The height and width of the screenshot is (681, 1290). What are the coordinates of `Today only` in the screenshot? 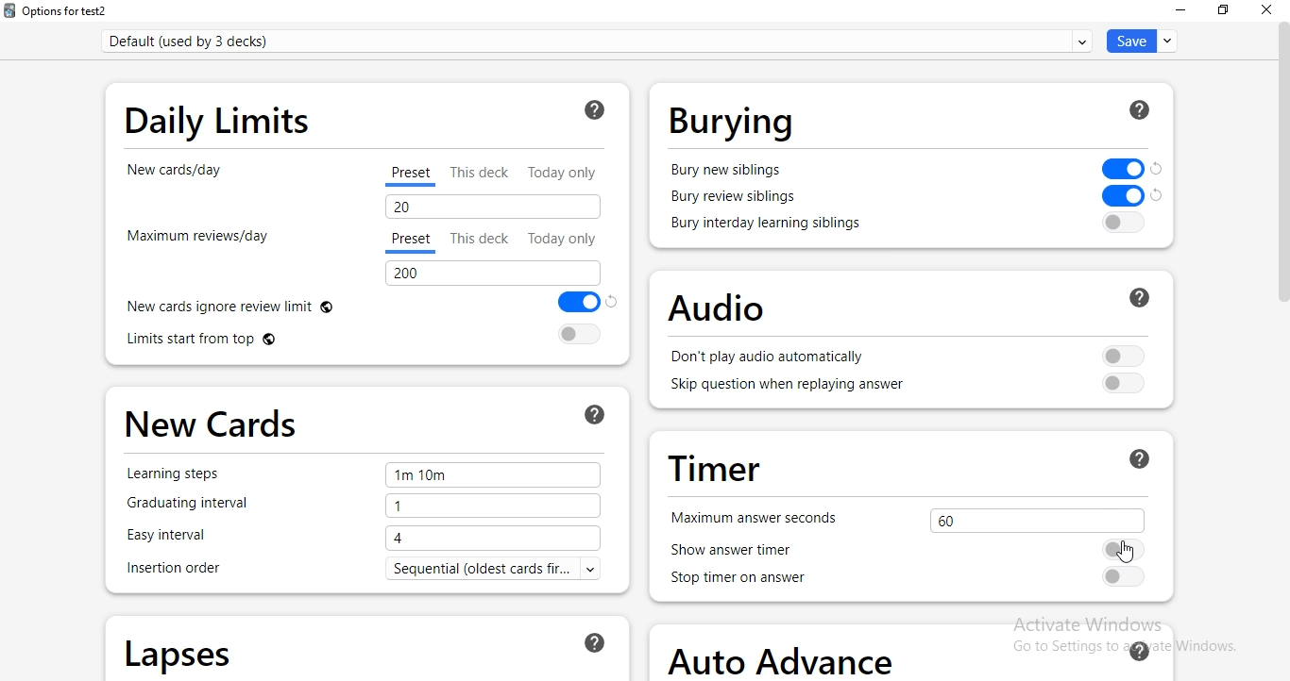 It's located at (566, 238).